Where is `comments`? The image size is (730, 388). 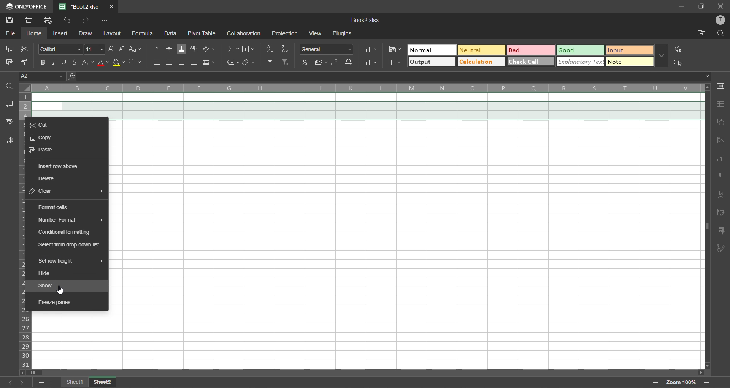
comments is located at coordinates (11, 105).